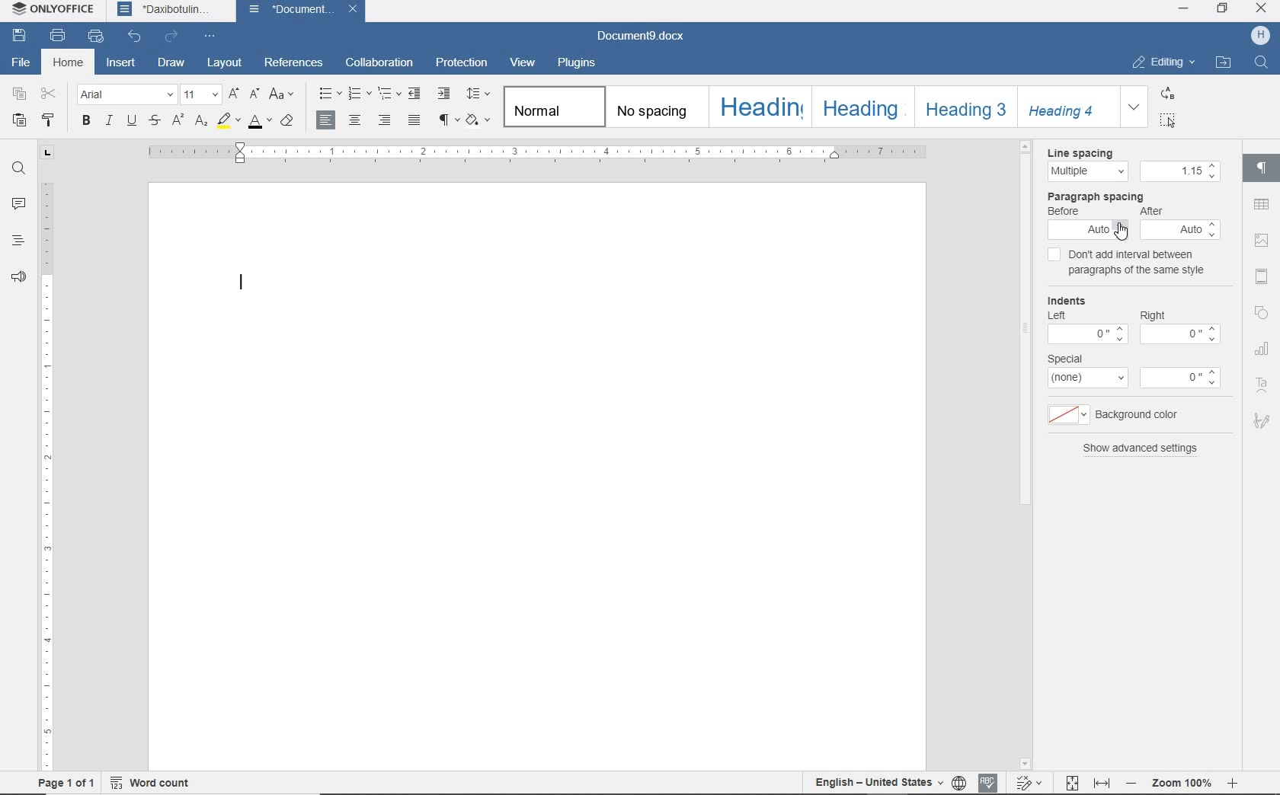 The height and width of the screenshot is (795, 1280). What do you see at coordinates (576, 63) in the screenshot?
I see `plugins` at bounding box center [576, 63].